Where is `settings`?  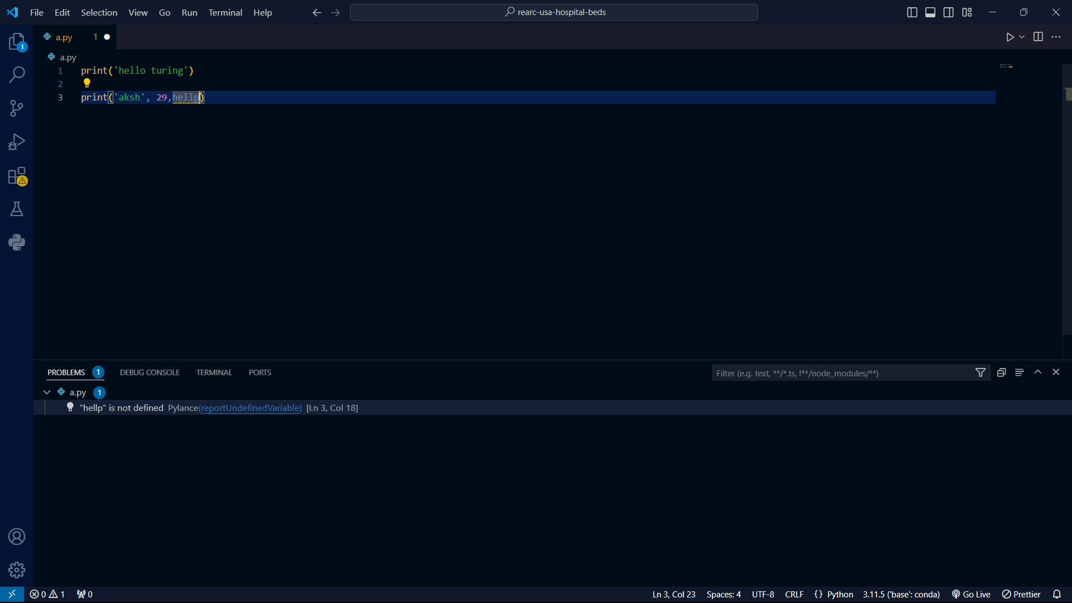
settings is located at coordinates (18, 570).